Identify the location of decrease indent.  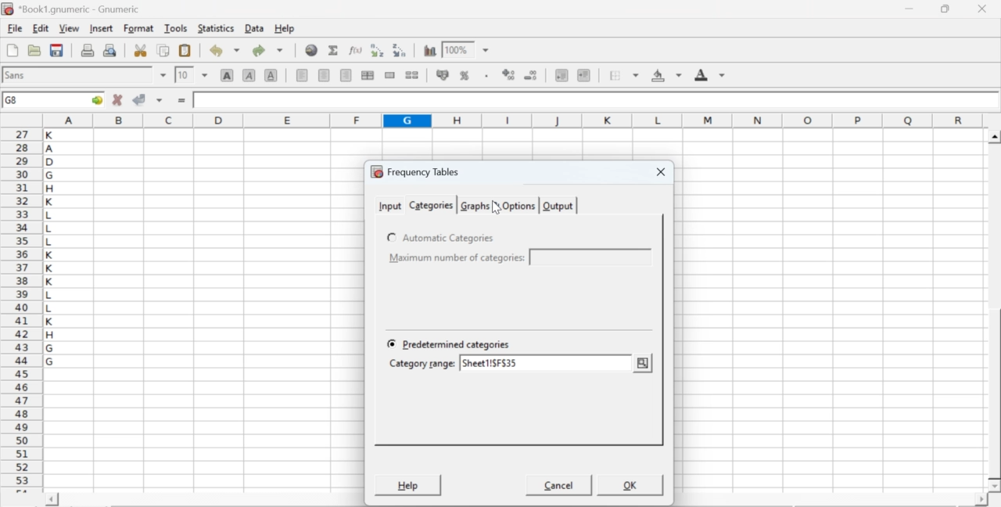
(561, 74).